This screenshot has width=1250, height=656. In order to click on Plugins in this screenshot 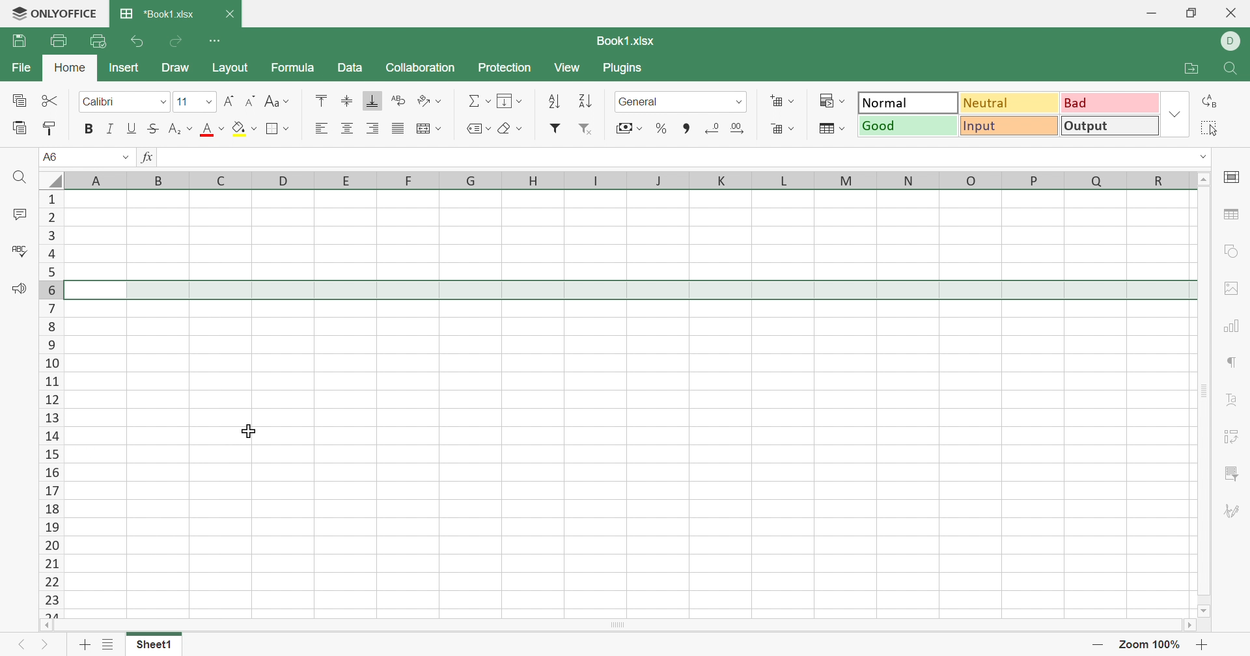, I will do `click(622, 67)`.